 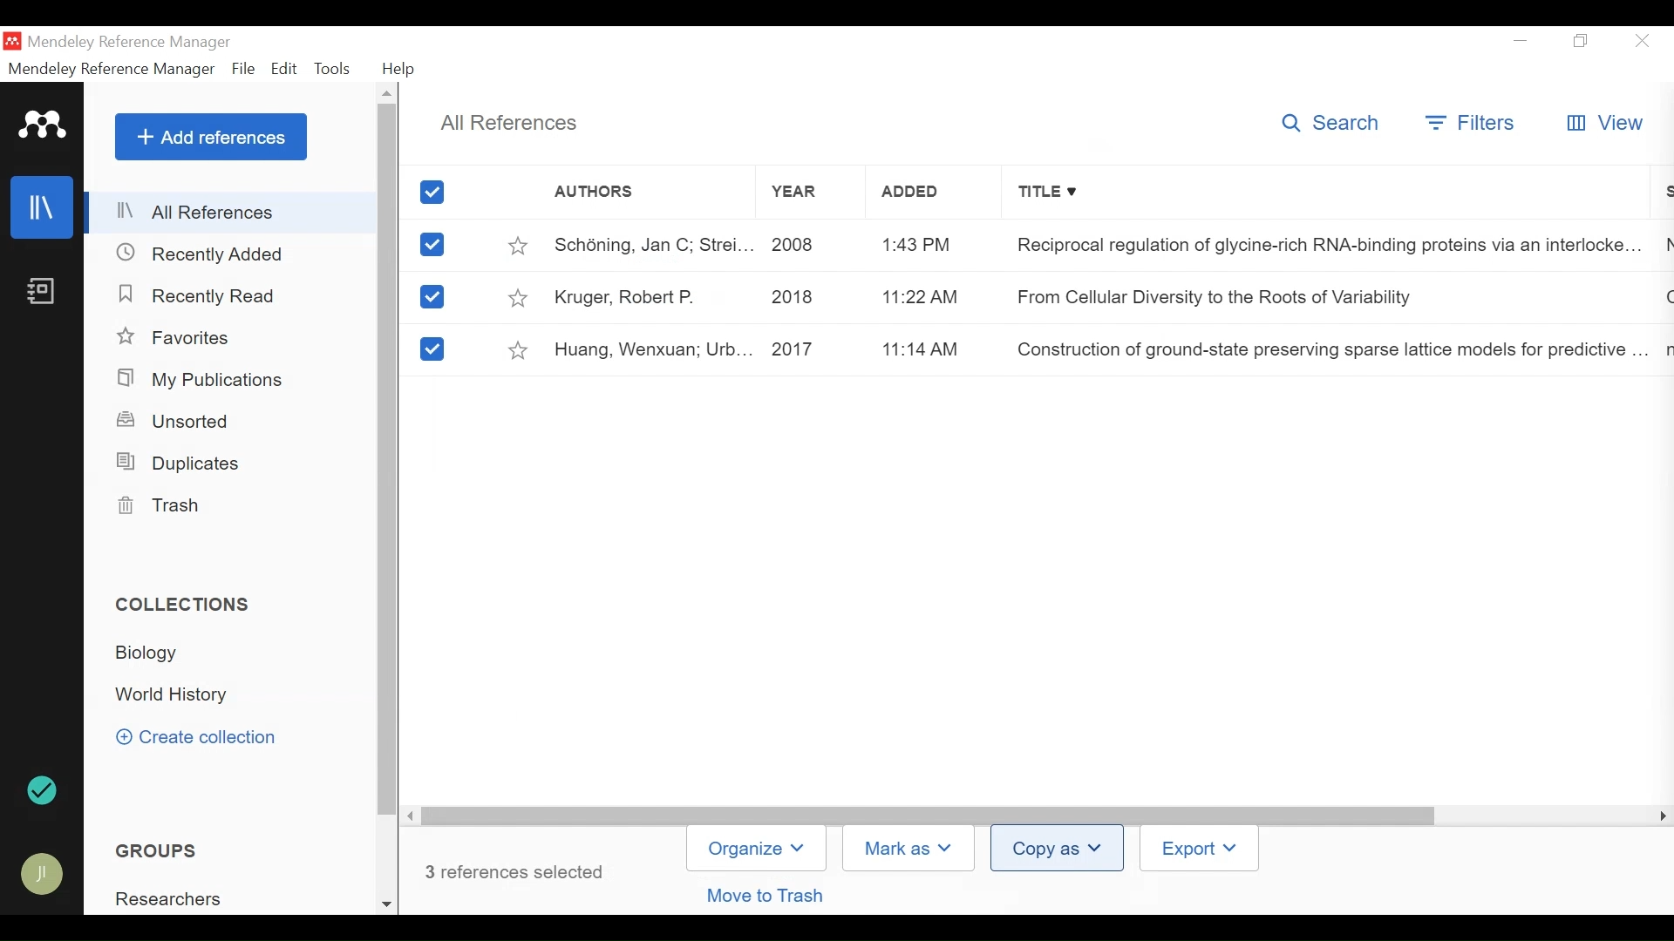 I want to click on Toggle Favorites, so click(x=521, y=297).